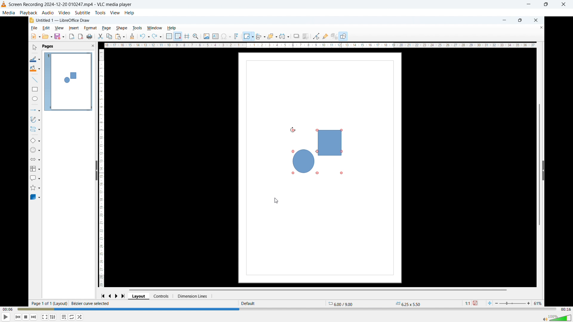  Describe the element at coordinates (563, 4) in the screenshot. I see `close ` at that location.